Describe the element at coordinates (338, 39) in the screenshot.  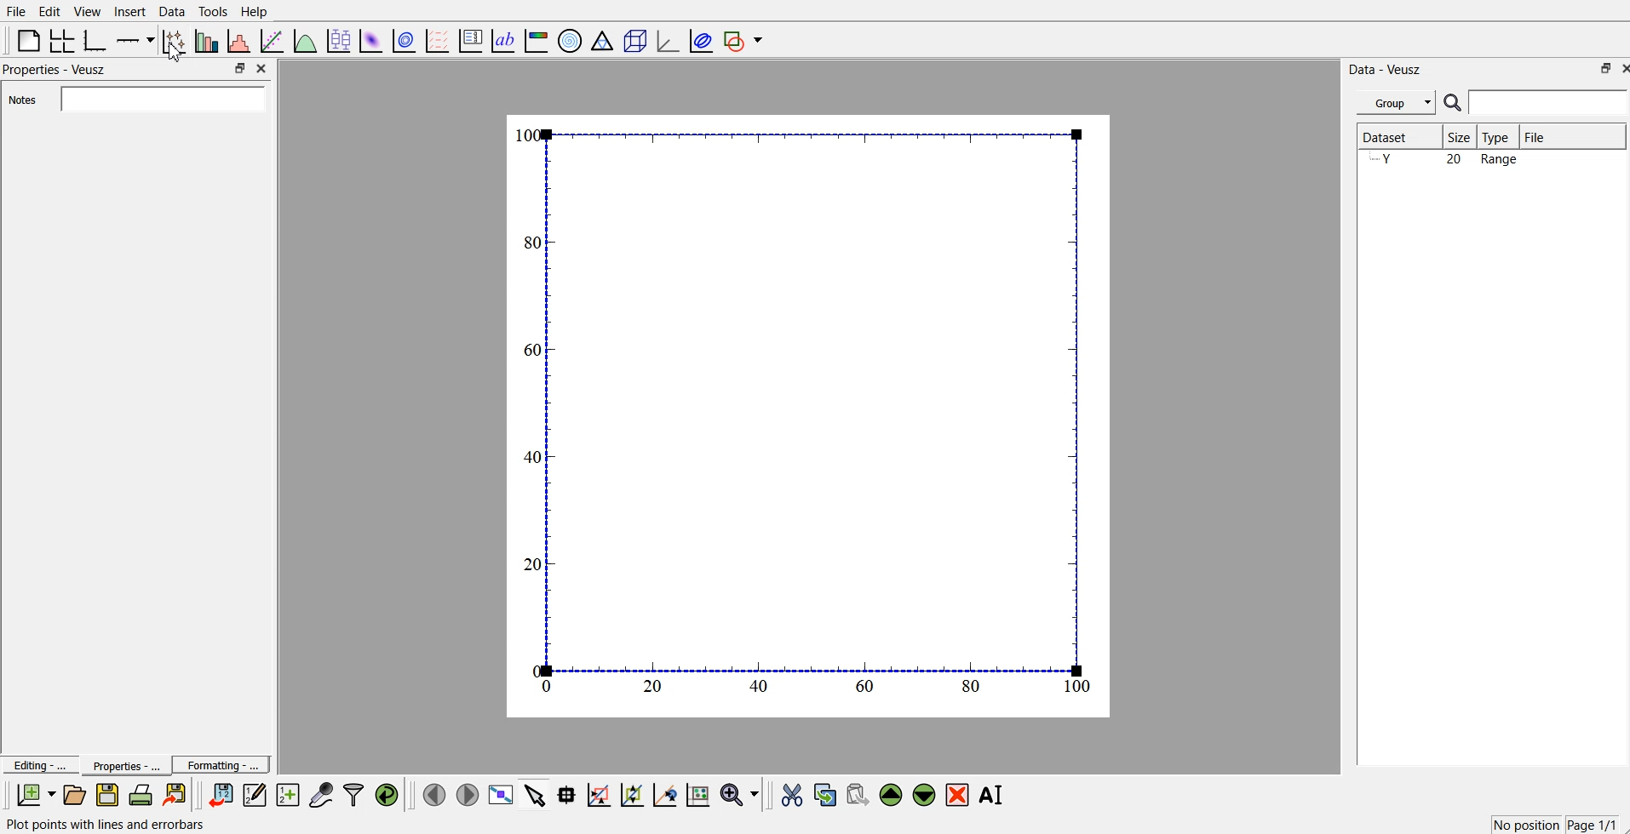
I see `plot box plots` at that location.